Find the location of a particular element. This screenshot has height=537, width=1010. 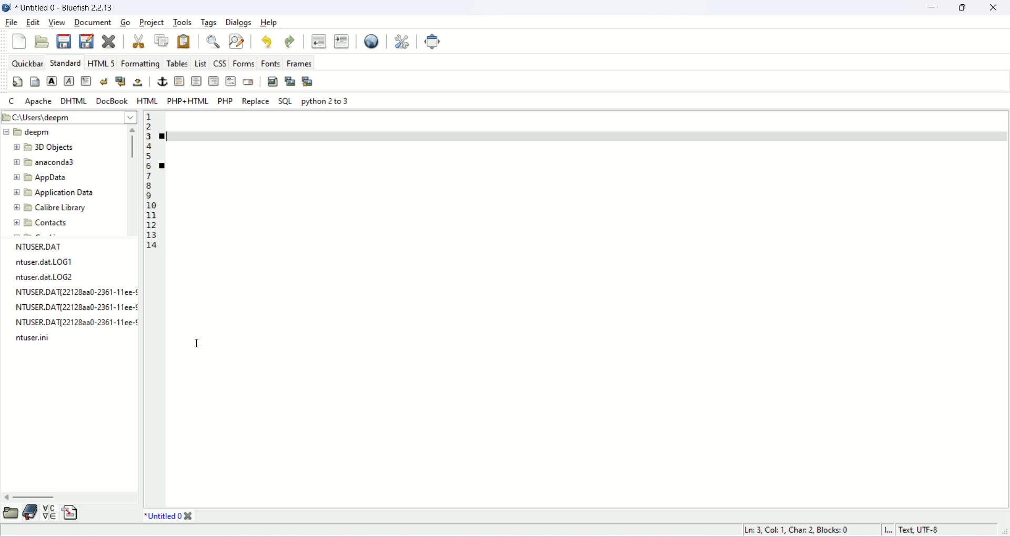

indent is located at coordinates (343, 42).